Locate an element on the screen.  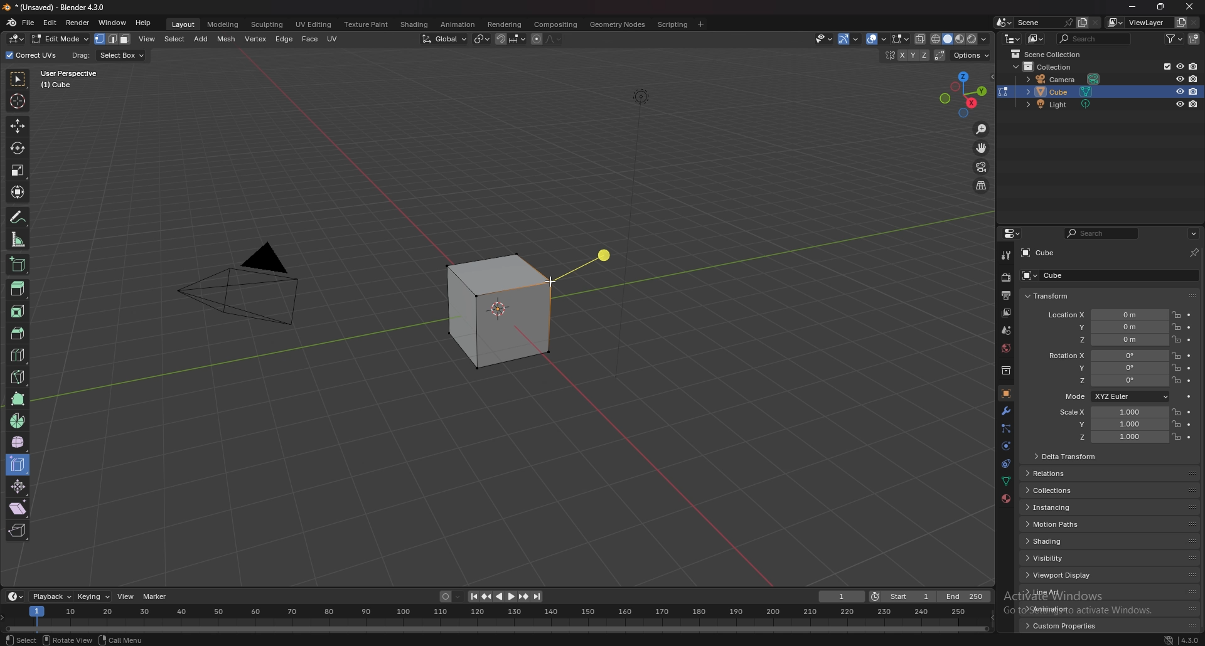
jump to keyframe is located at coordinates (523, 597).